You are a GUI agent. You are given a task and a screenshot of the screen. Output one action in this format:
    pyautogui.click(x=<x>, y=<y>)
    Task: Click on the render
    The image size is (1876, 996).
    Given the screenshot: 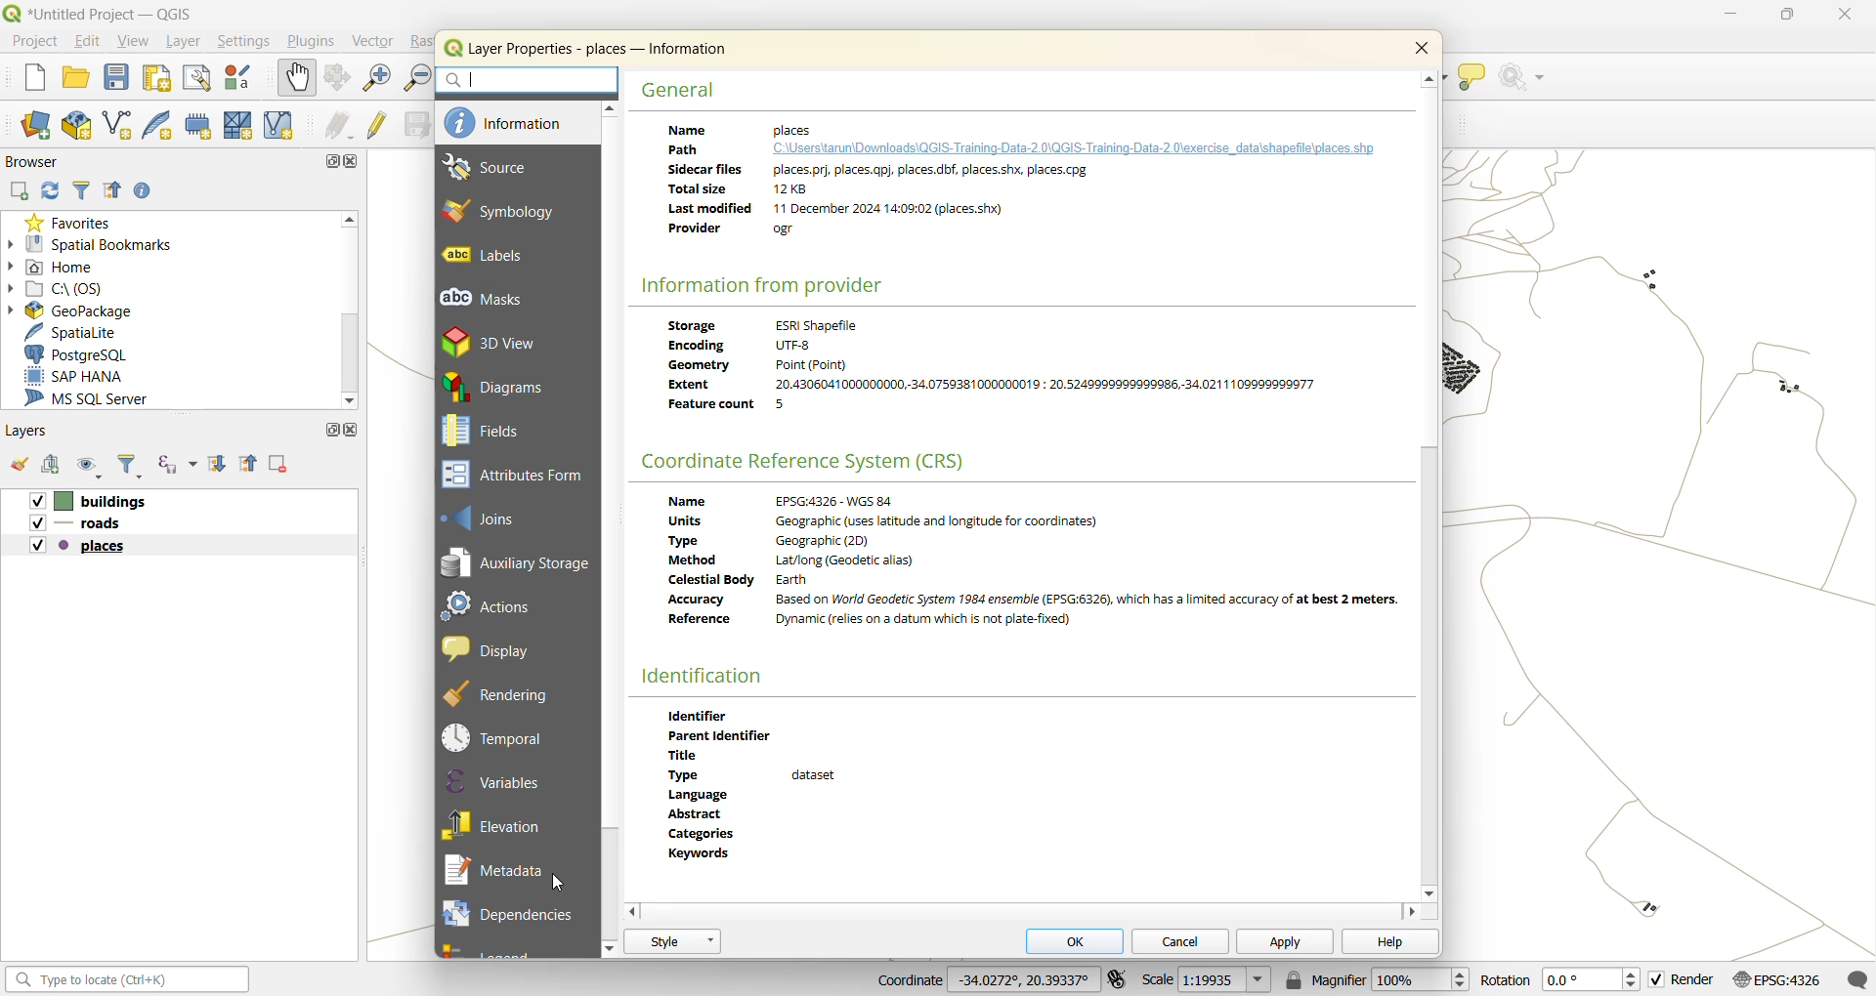 What is the action you would take?
    pyautogui.click(x=1682, y=979)
    